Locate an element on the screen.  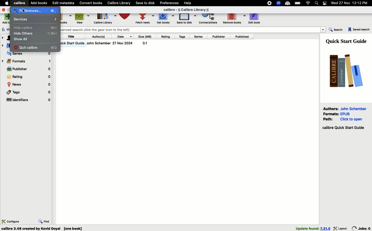
Hide calibre is located at coordinates (35, 28).